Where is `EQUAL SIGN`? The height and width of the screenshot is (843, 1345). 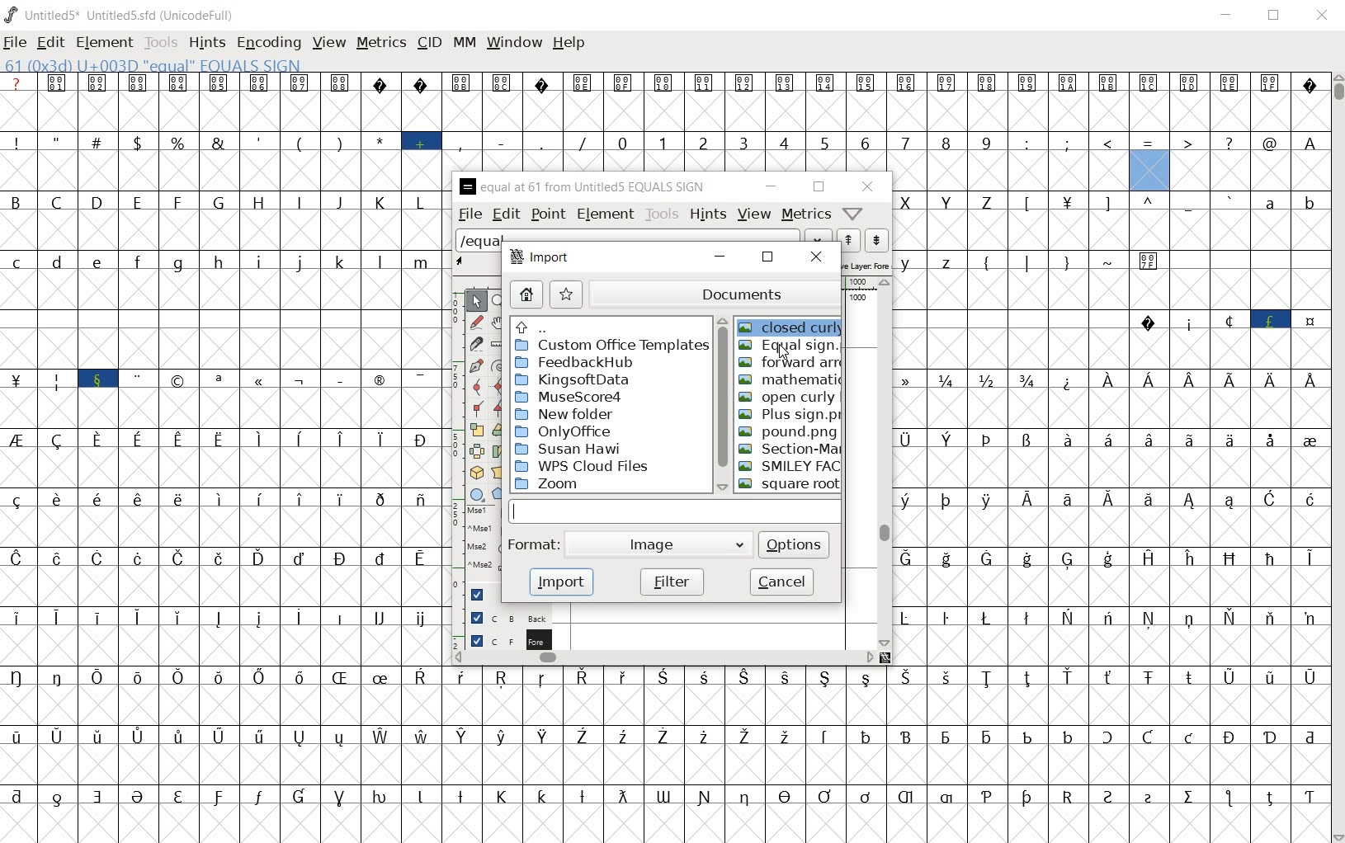
EQUAL SIGN is located at coordinates (789, 345).